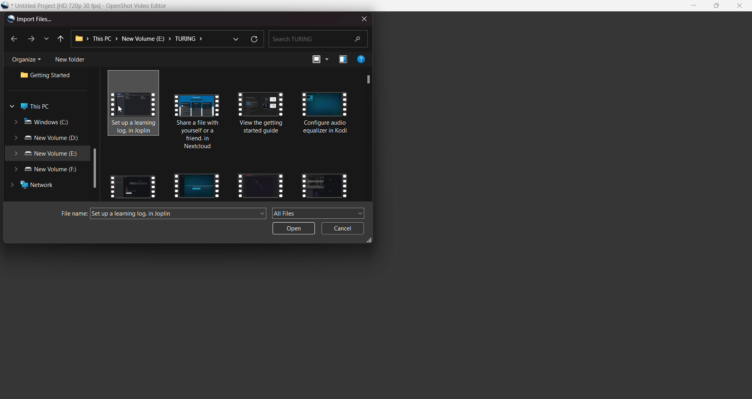 This screenshot has height=399, width=752. I want to click on close dialog, so click(362, 18).